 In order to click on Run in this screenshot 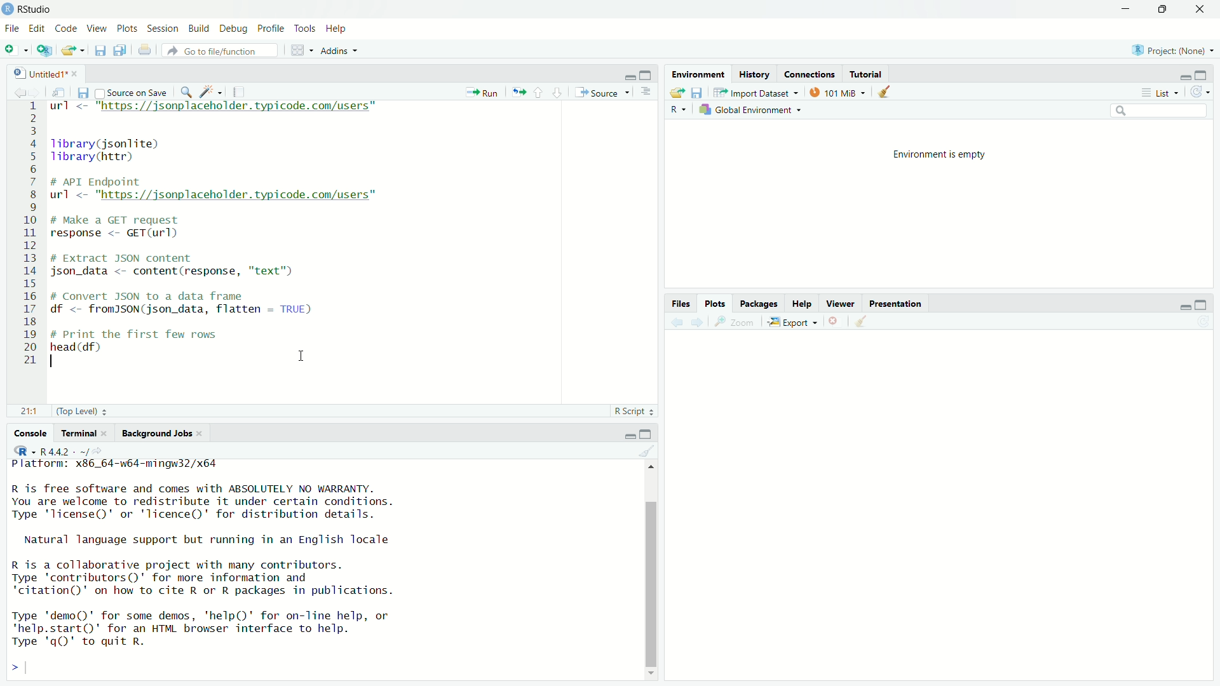, I will do `click(482, 91)`.